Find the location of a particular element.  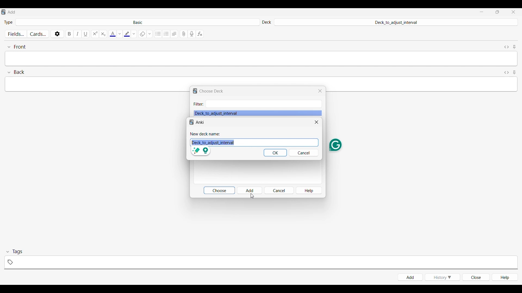

Record audio is located at coordinates (192, 34).